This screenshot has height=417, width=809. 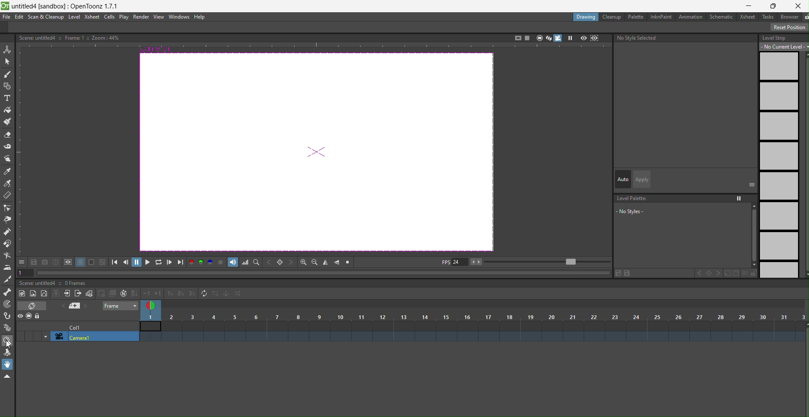 I want to click on , so click(x=210, y=262).